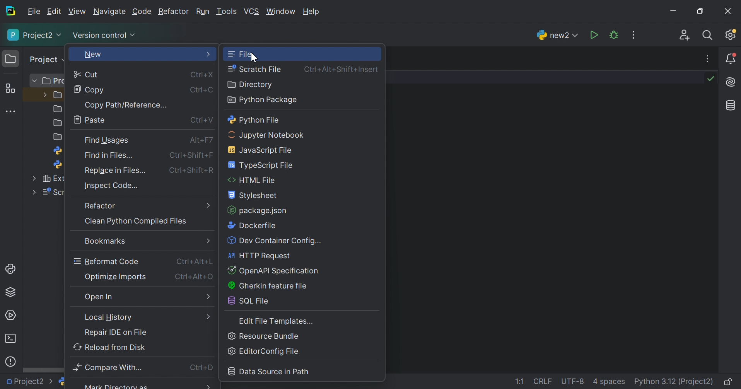  Describe the element at coordinates (266, 352) in the screenshot. I see `Editor config file` at that location.